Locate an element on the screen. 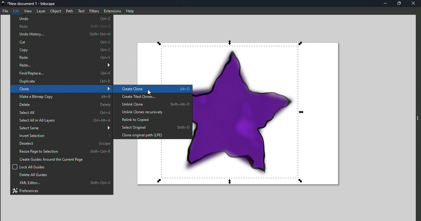 The image size is (421, 221). Create tiled clones is located at coordinates (152, 97).